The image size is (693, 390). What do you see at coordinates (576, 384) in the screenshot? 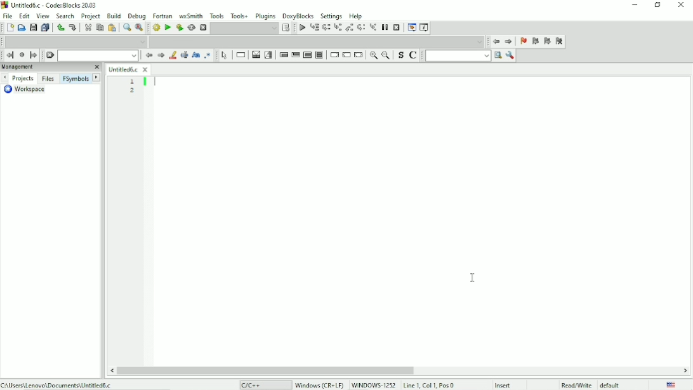
I see `Read/Write` at bounding box center [576, 384].